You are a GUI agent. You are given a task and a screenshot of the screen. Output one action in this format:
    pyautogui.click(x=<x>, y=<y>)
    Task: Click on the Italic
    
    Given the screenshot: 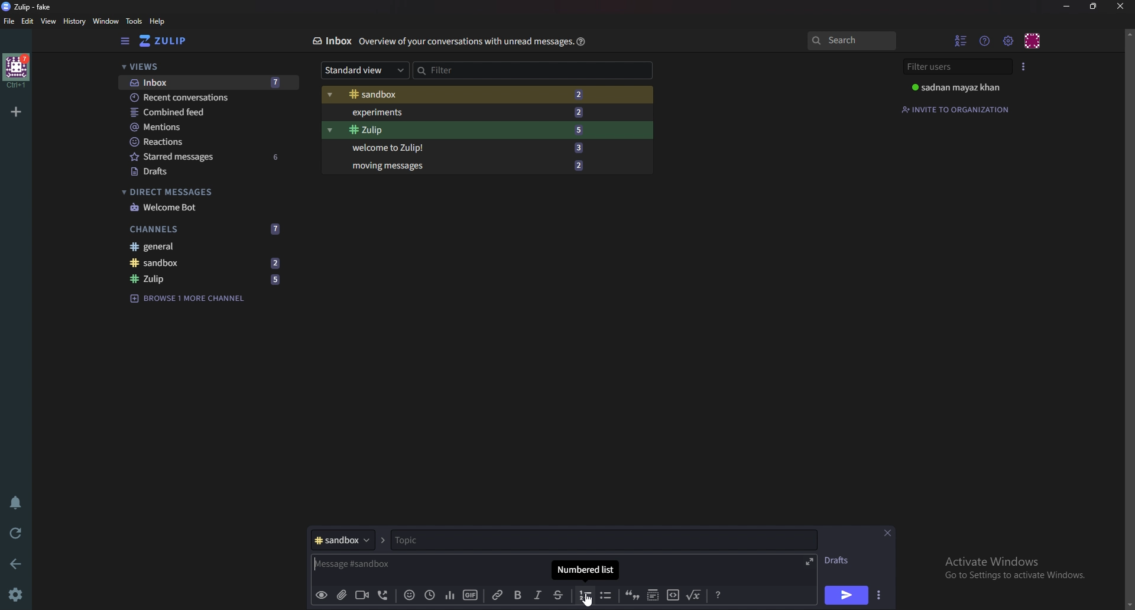 What is the action you would take?
    pyautogui.click(x=537, y=597)
    